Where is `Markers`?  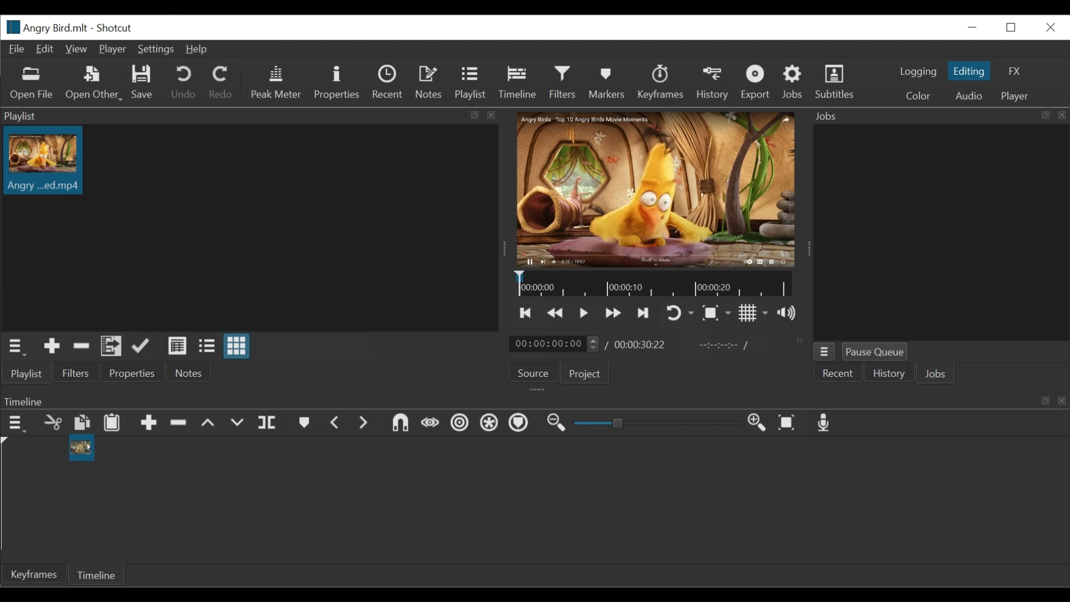 Markers is located at coordinates (303, 423).